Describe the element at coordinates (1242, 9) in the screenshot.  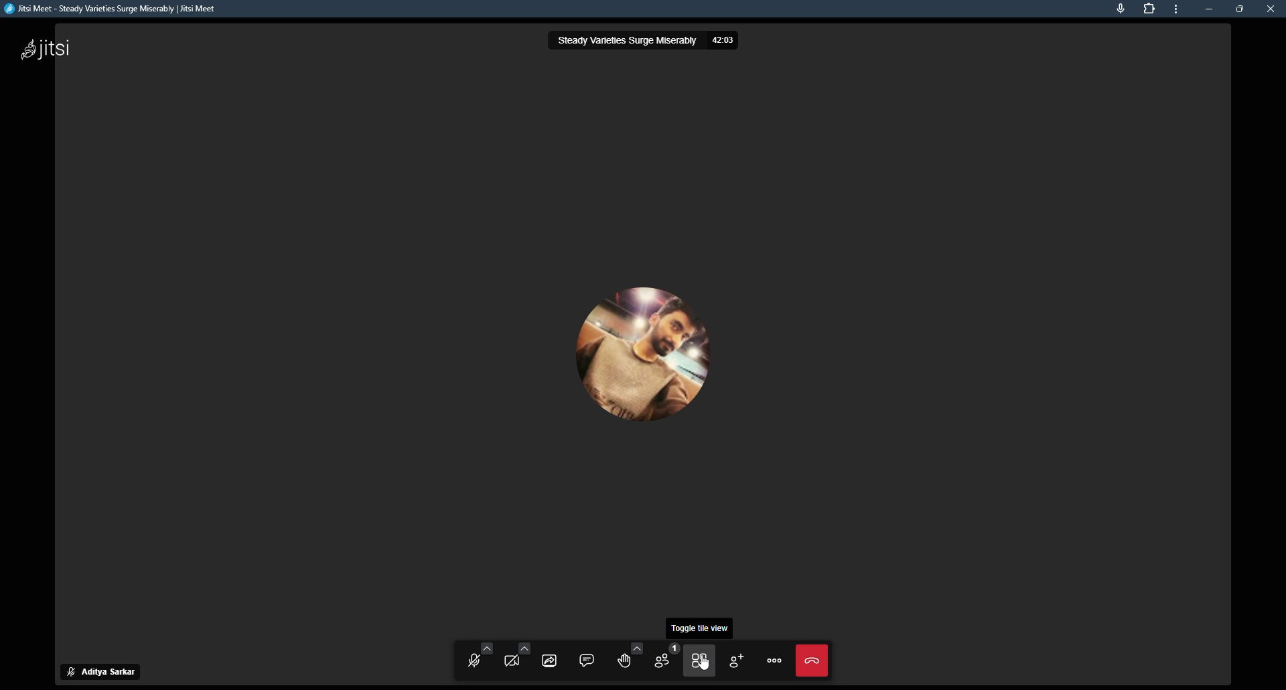
I see `maximize` at that location.